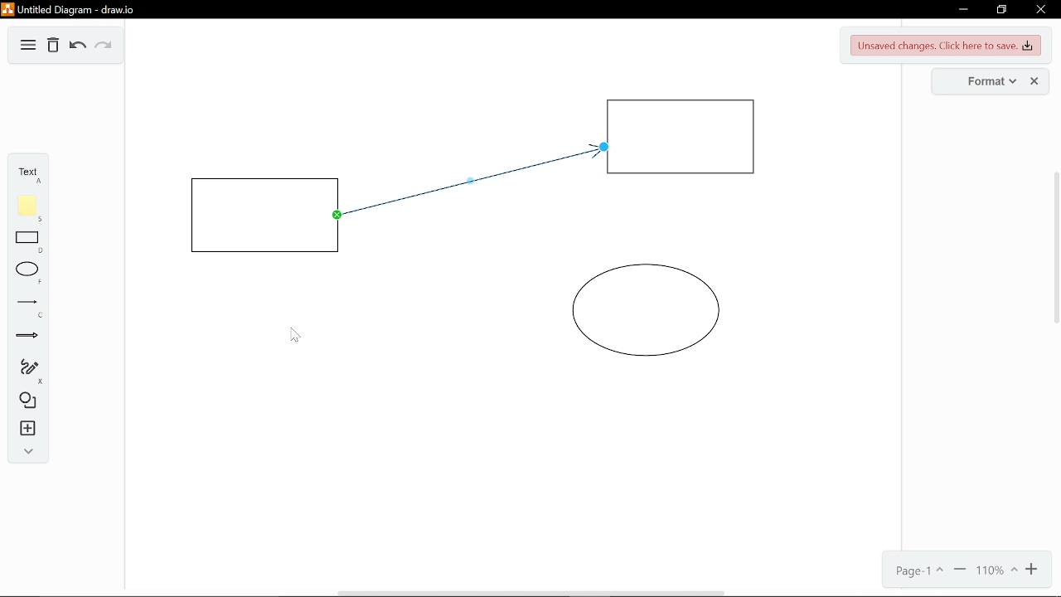 This screenshot has height=597, width=1061. Describe the element at coordinates (26, 175) in the screenshot. I see `text` at that location.